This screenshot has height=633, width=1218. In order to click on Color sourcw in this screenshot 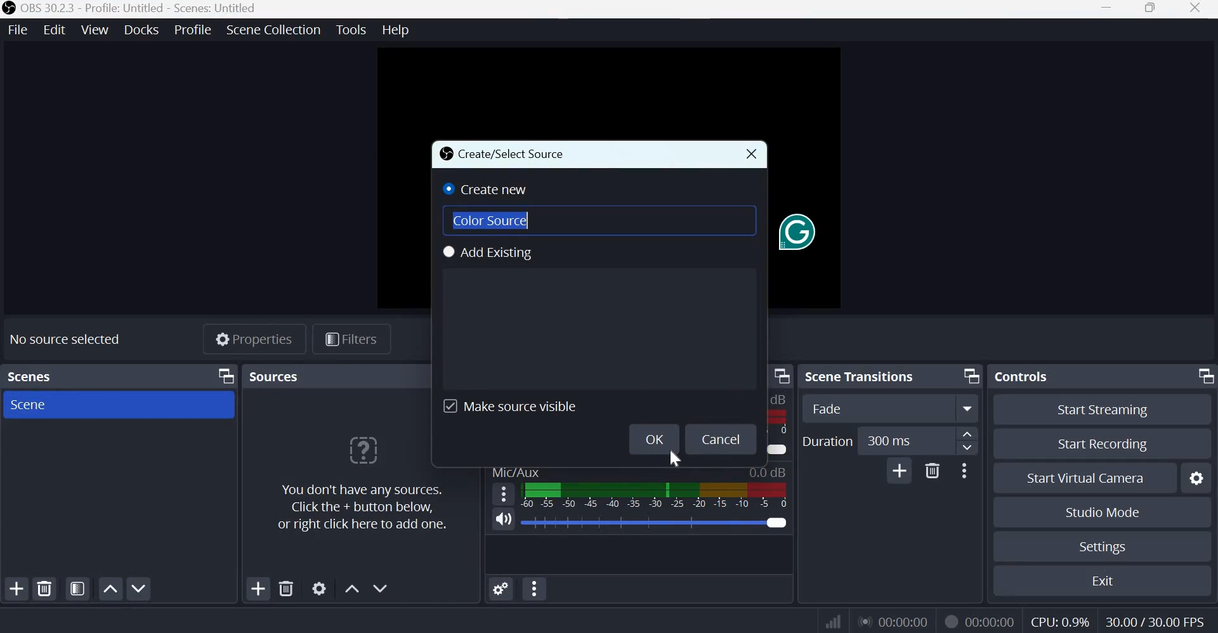, I will do `click(493, 218)`.